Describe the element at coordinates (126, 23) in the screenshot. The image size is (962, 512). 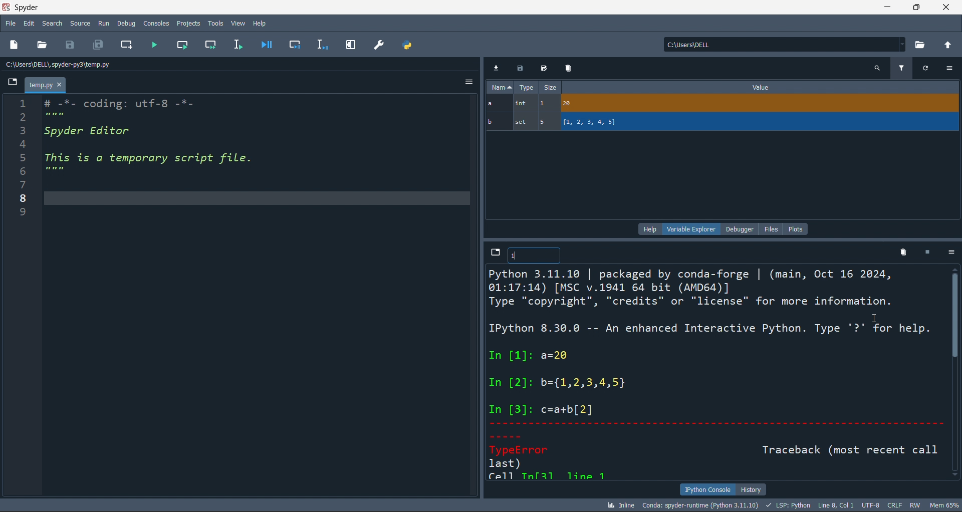
I see `debuf` at that location.